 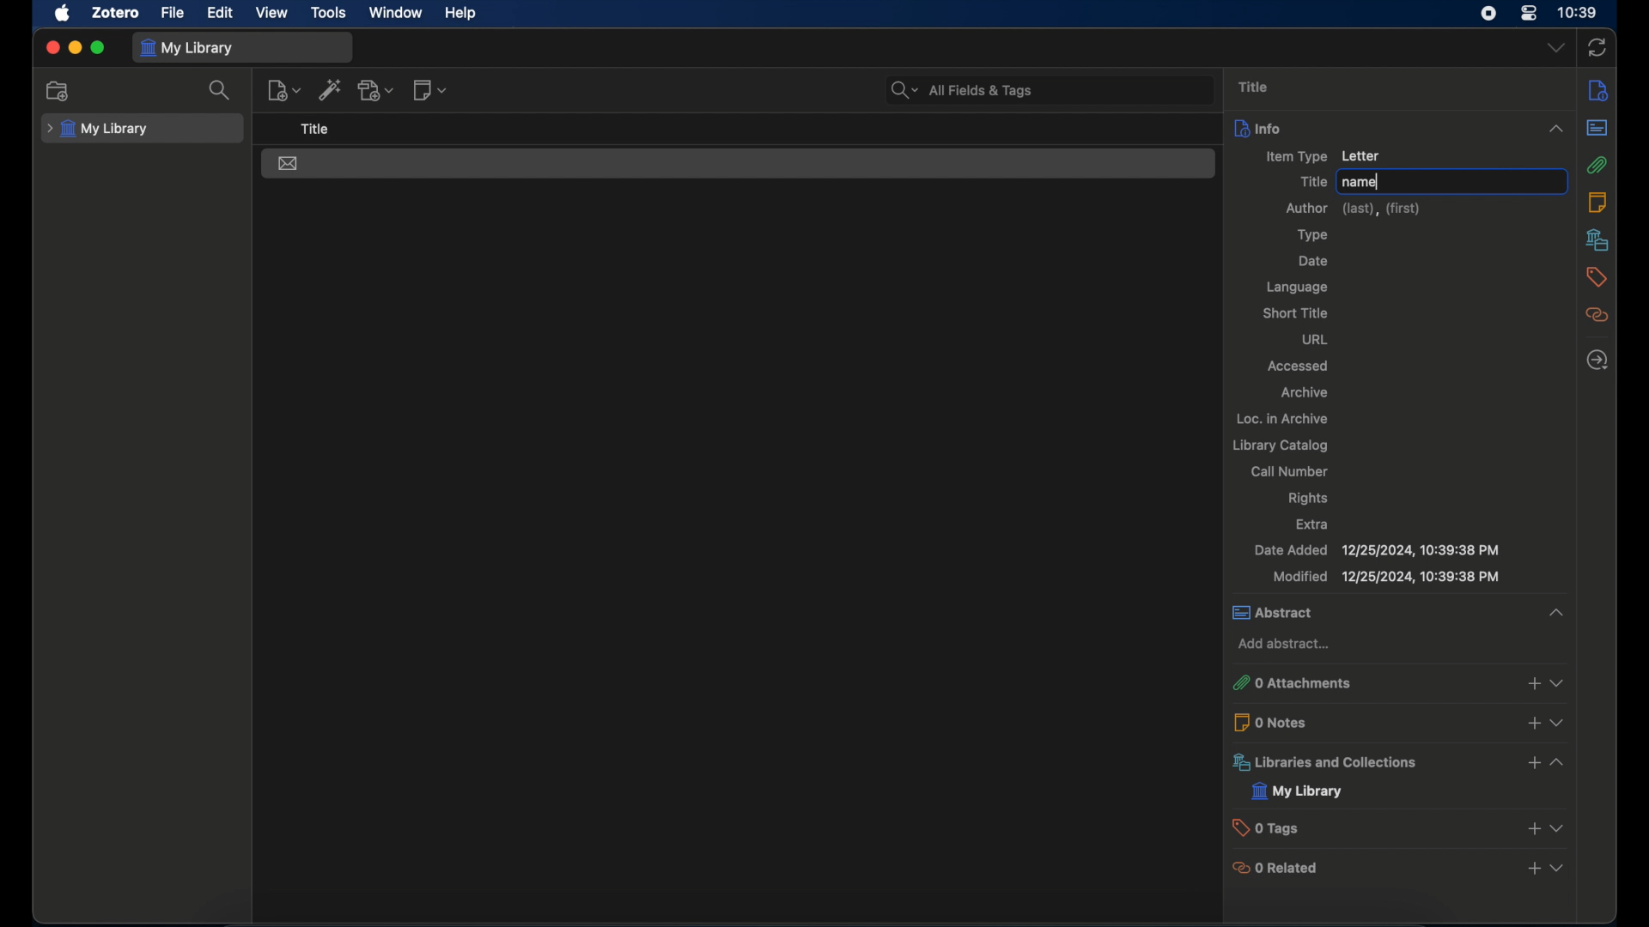 I want to click on tools, so click(x=329, y=12).